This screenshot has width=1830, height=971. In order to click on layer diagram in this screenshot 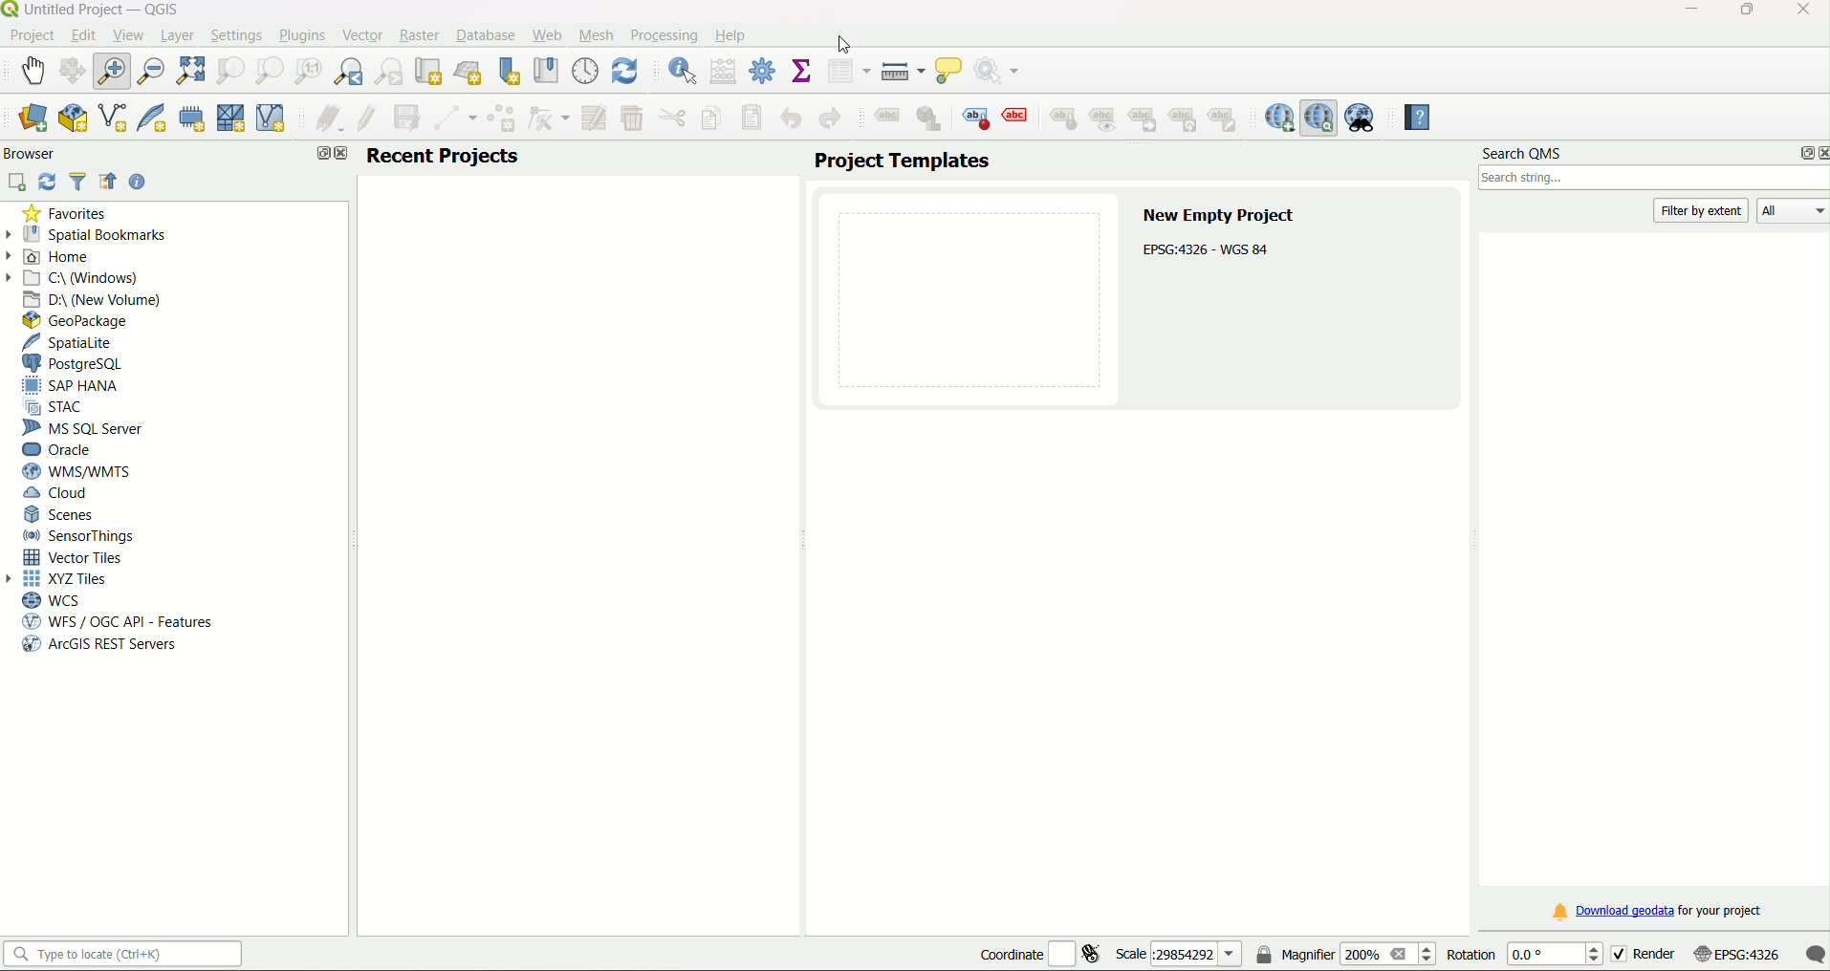, I will do `click(930, 119)`.